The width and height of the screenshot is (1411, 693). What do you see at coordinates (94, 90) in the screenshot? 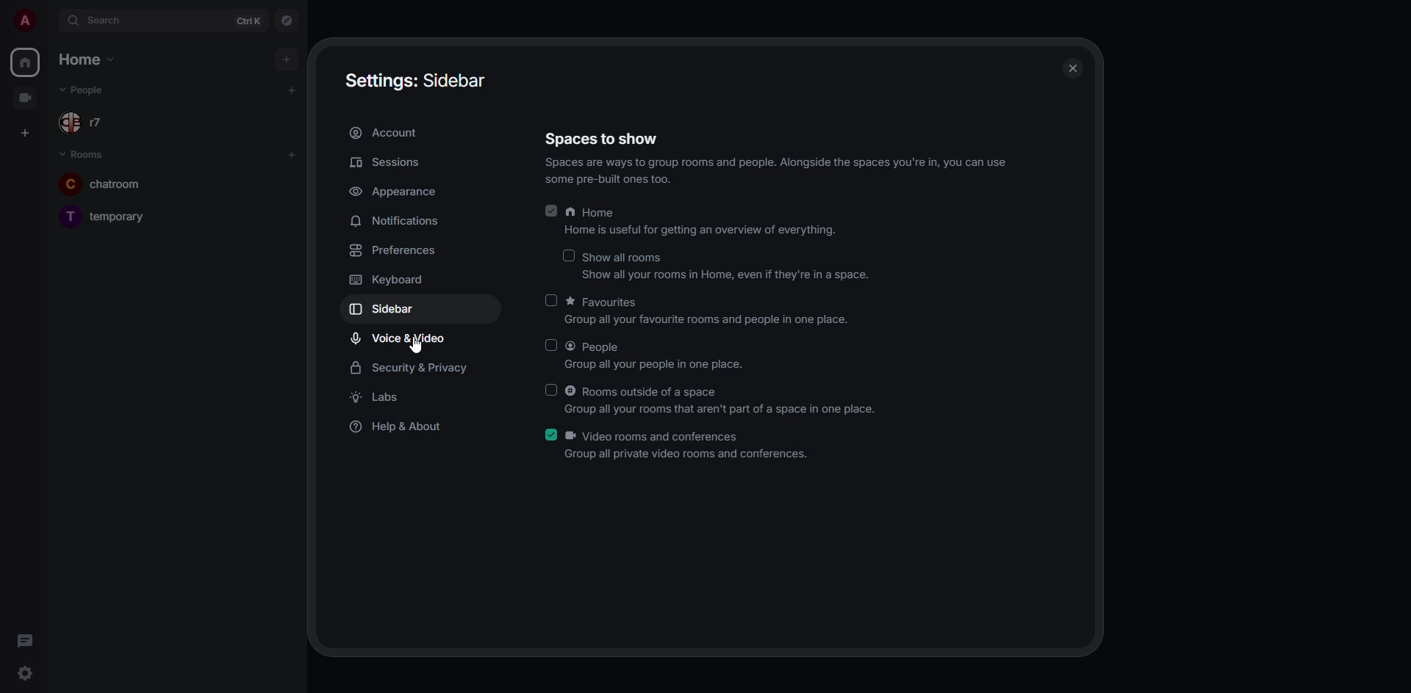
I see `people` at bounding box center [94, 90].